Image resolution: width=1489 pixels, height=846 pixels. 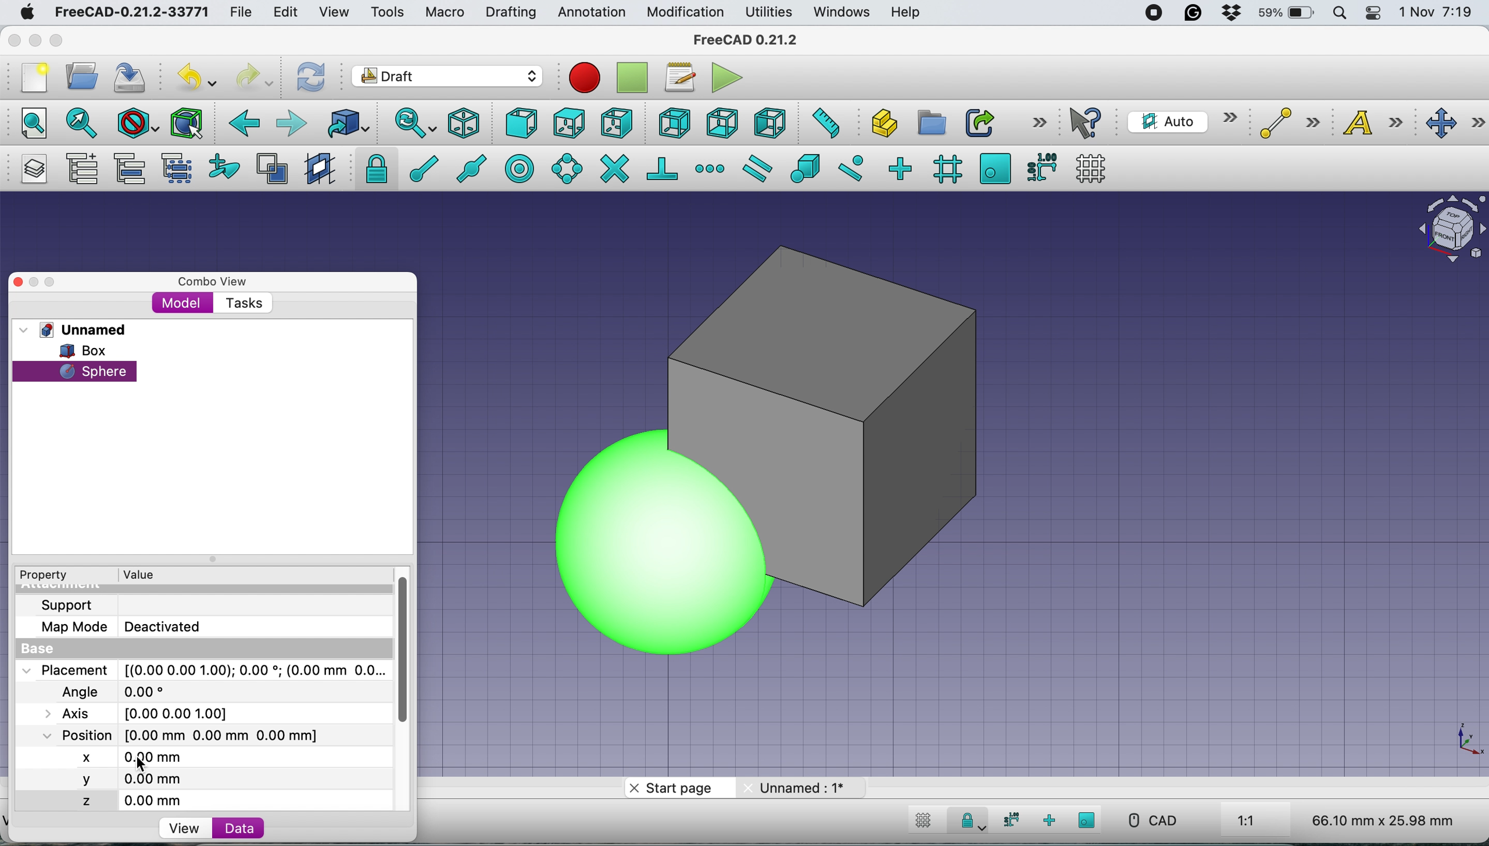 I want to click on snap lock, so click(x=373, y=168).